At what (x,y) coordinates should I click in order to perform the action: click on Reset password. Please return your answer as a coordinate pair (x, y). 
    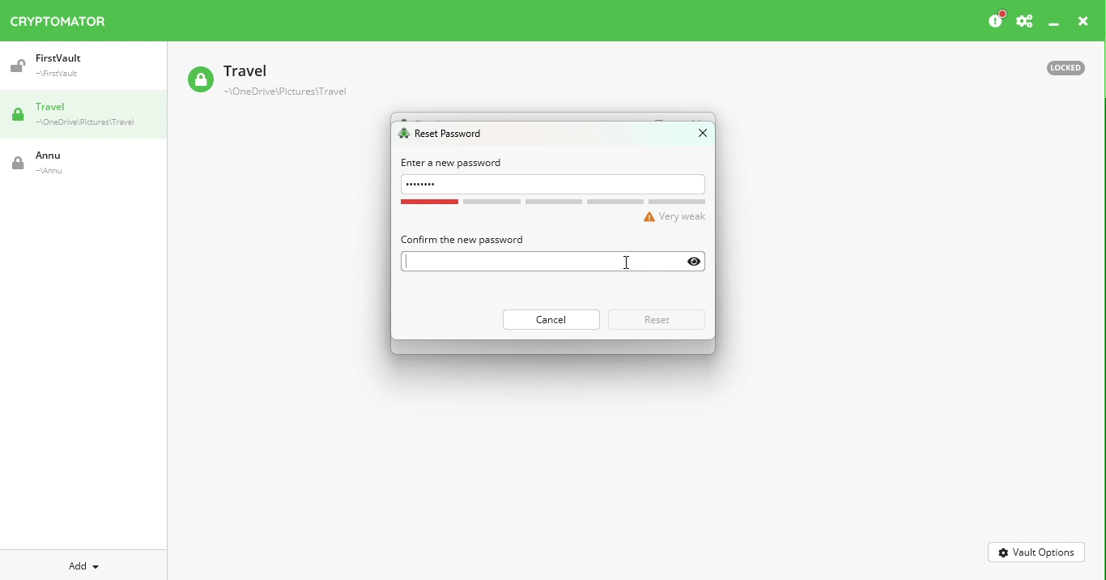
    Looking at the image, I should click on (445, 134).